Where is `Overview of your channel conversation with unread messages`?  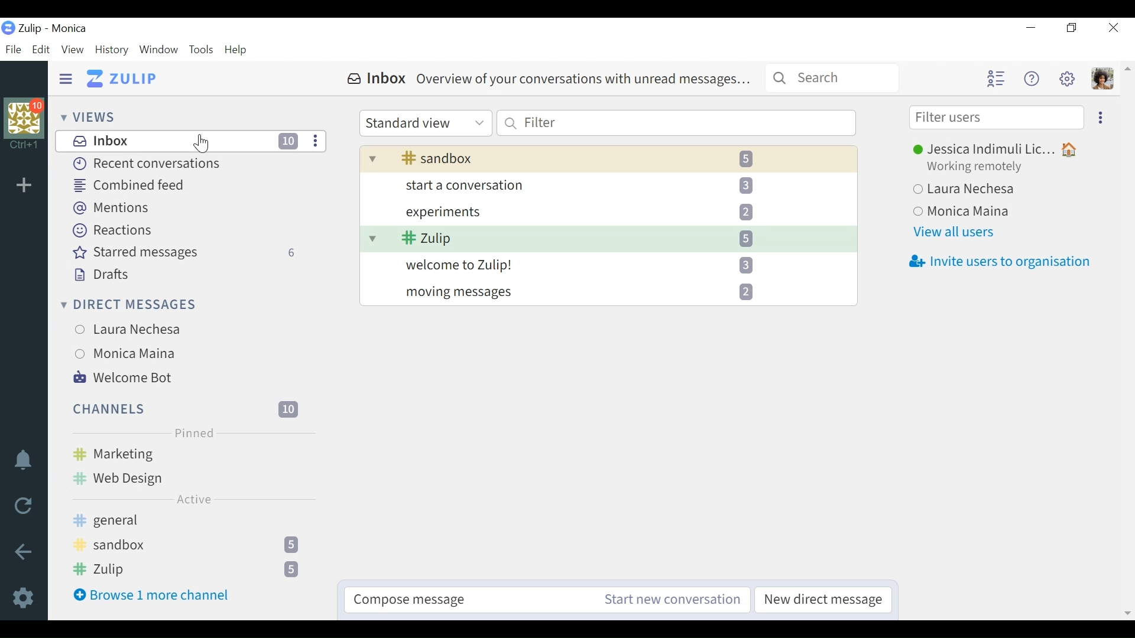
Overview of your channel conversation with unread messages is located at coordinates (608, 240).